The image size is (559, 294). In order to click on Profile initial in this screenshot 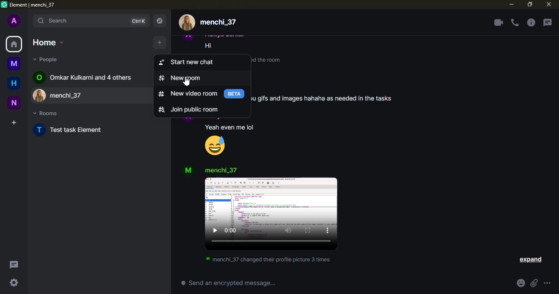, I will do `click(188, 120)`.